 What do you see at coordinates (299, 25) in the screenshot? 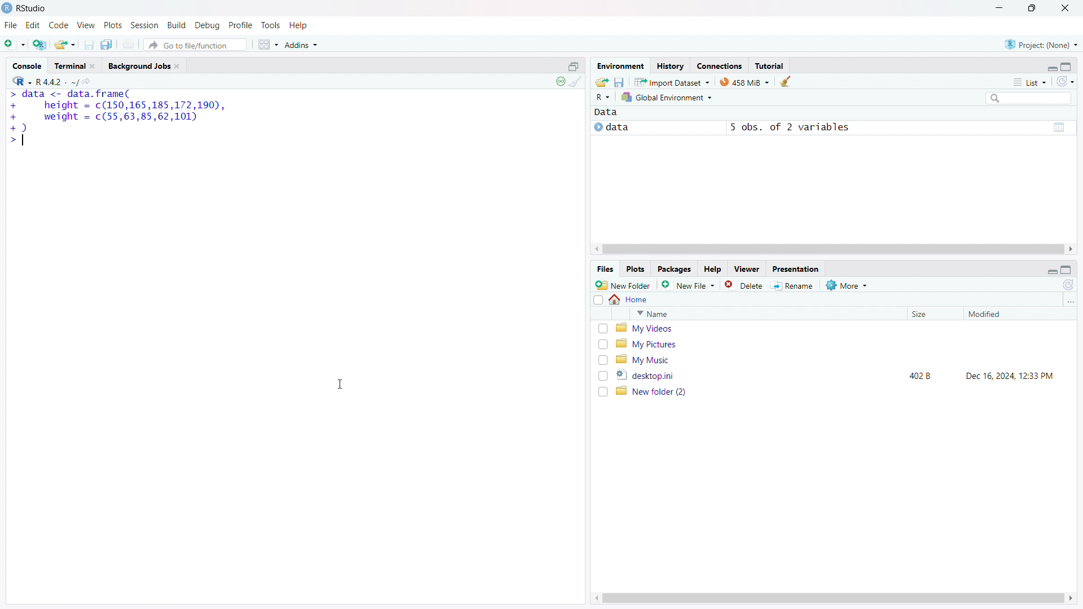
I see `help` at bounding box center [299, 25].